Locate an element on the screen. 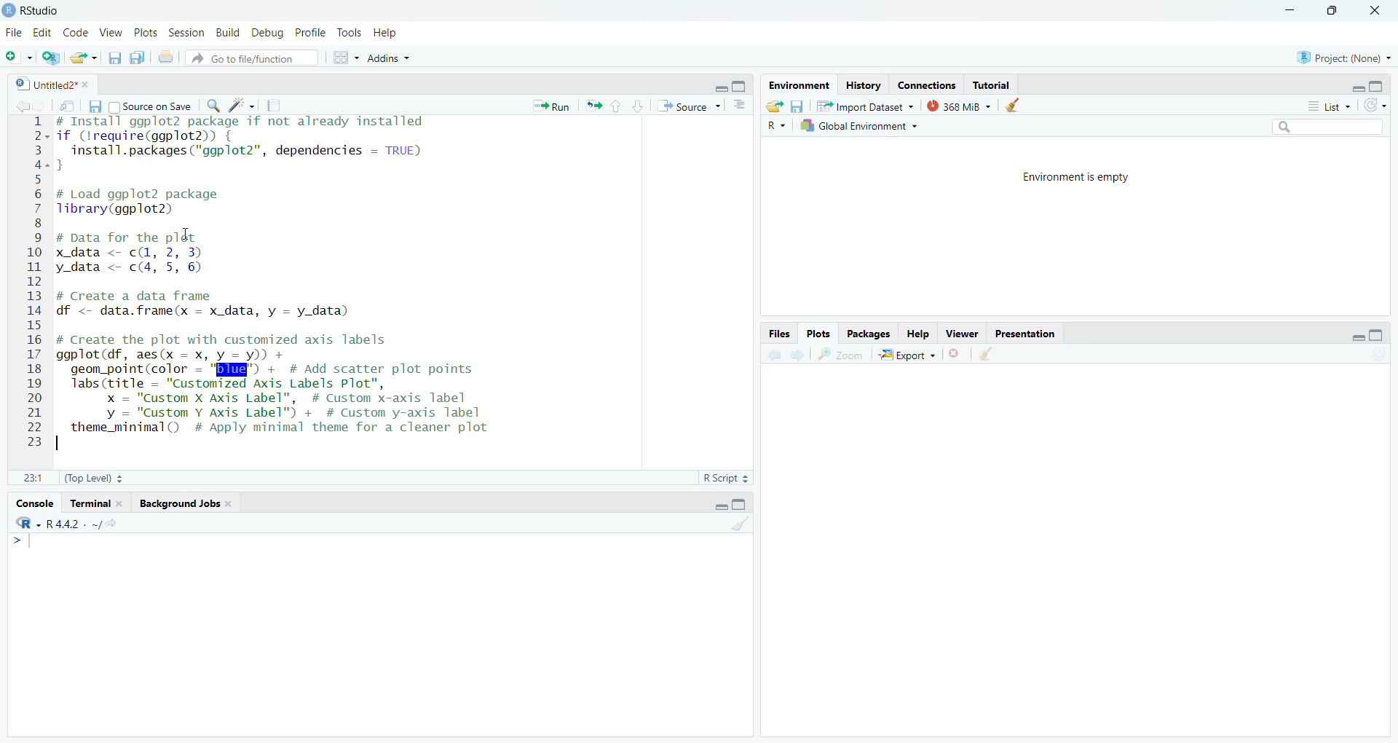  Environment is empty is located at coordinates (1082, 178).